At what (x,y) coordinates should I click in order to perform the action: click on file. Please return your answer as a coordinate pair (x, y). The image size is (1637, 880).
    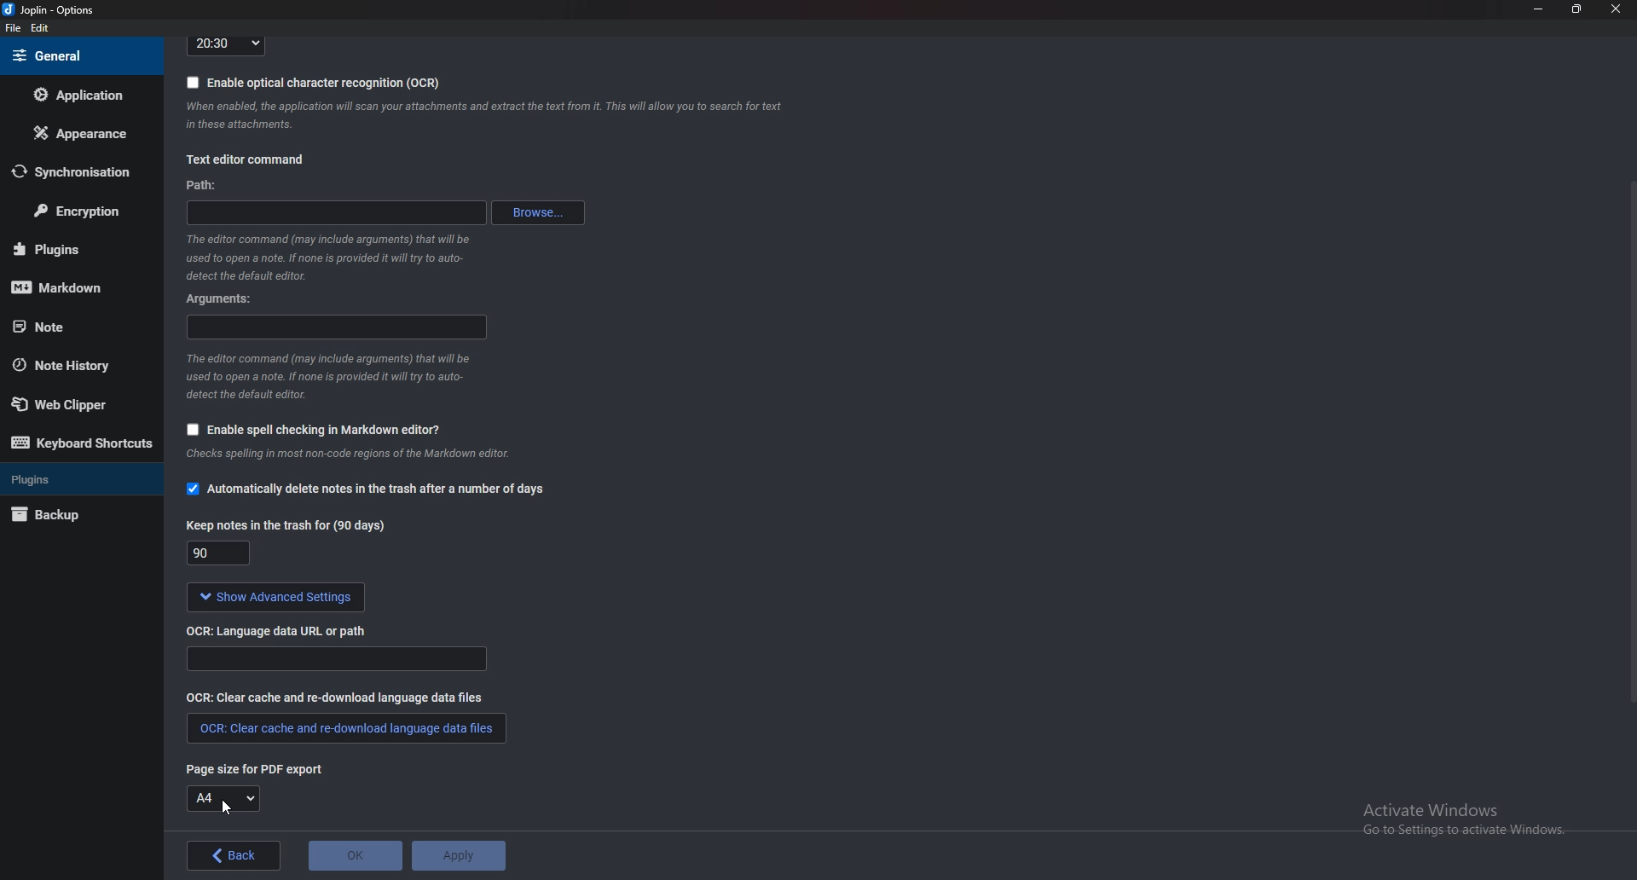
    Looking at the image, I should click on (15, 28).